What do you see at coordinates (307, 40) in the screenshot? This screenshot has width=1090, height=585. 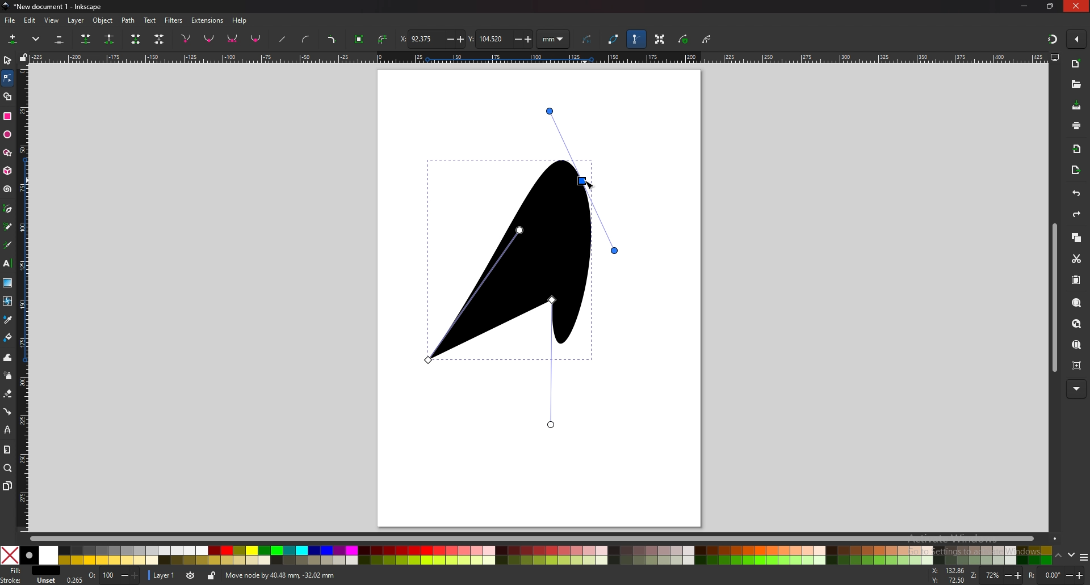 I see `add curve handles` at bounding box center [307, 40].